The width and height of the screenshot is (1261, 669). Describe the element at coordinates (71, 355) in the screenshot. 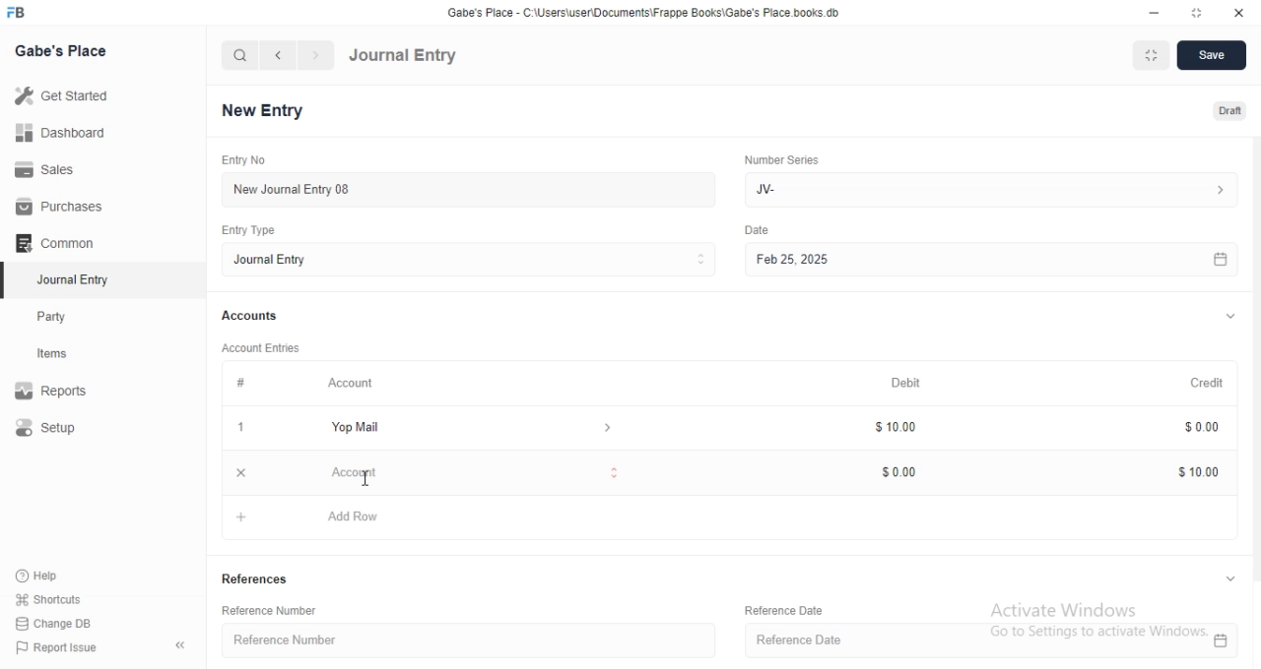

I see `Items` at that location.